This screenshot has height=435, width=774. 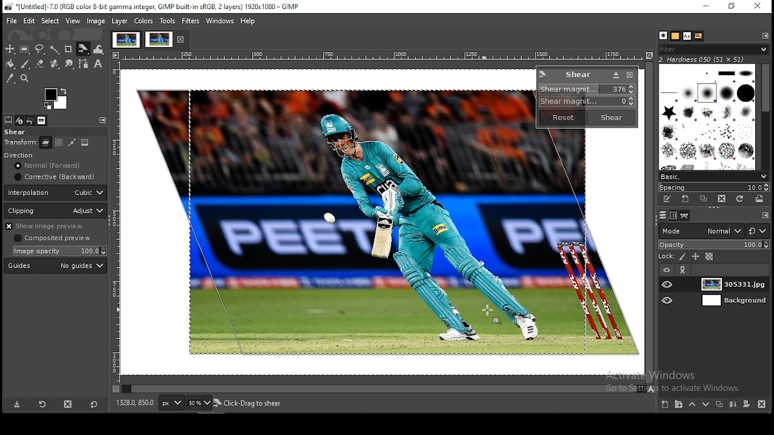 I want to click on select, so click(x=50, y=20).